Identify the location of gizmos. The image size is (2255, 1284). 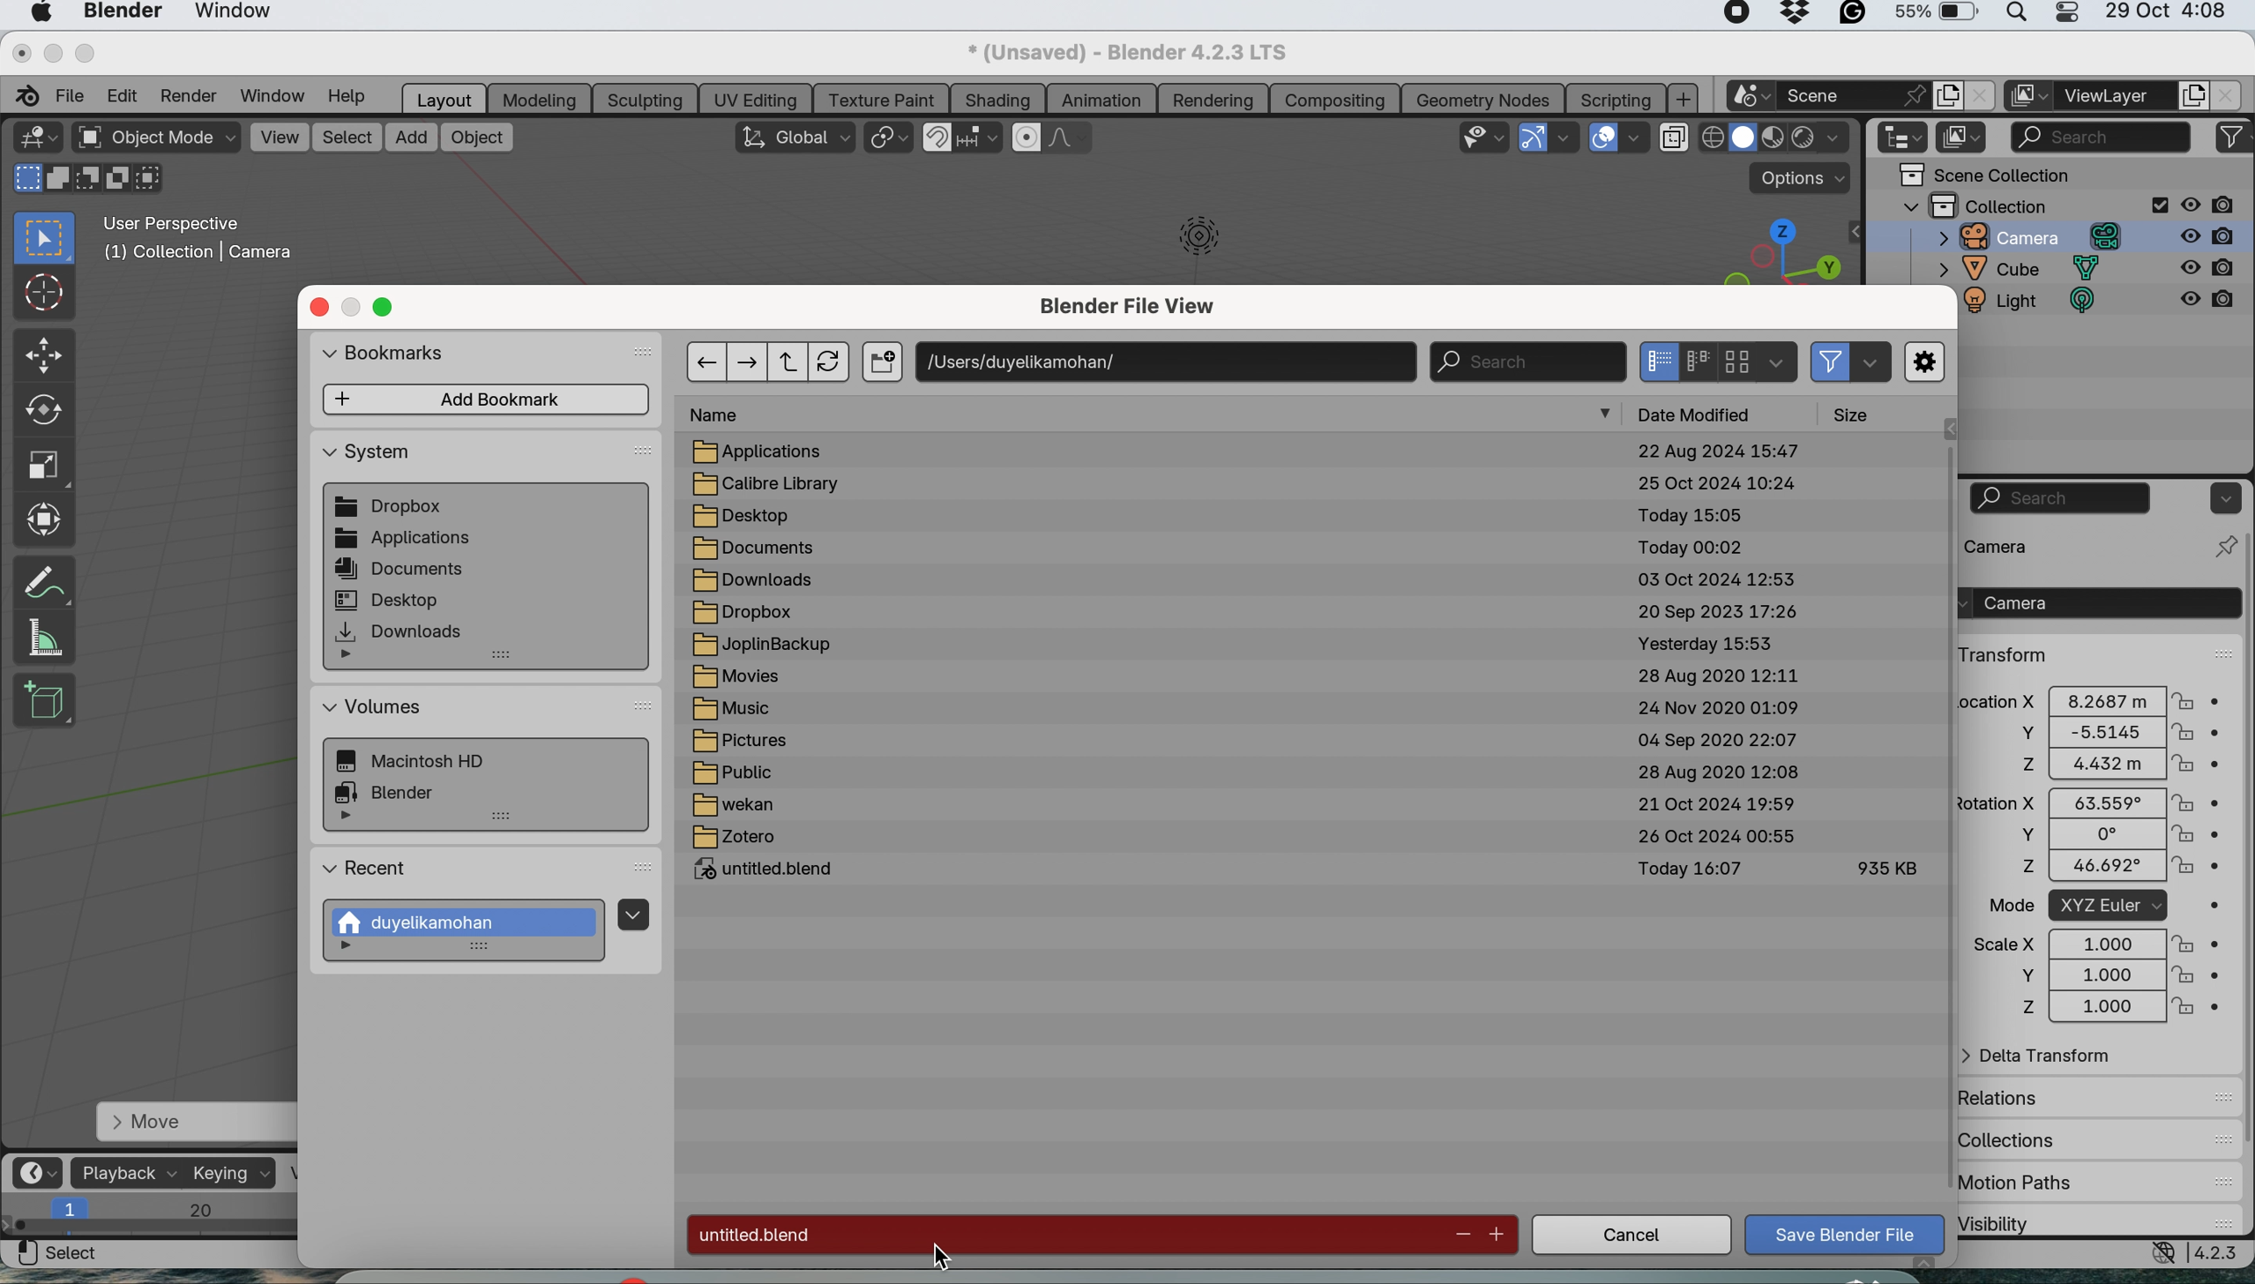
(1567, 138).